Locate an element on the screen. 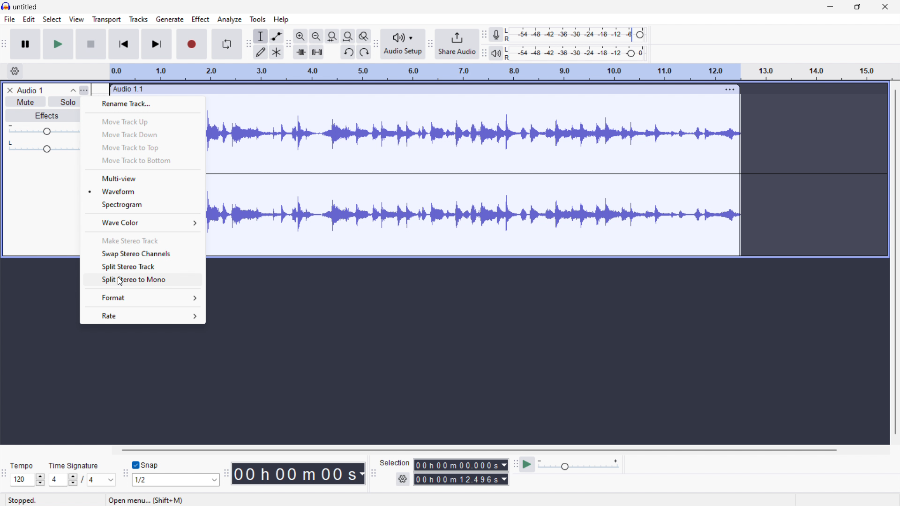 The width and height of the screenshot is (900, 506). move track down is located at coordinates (142, 134).